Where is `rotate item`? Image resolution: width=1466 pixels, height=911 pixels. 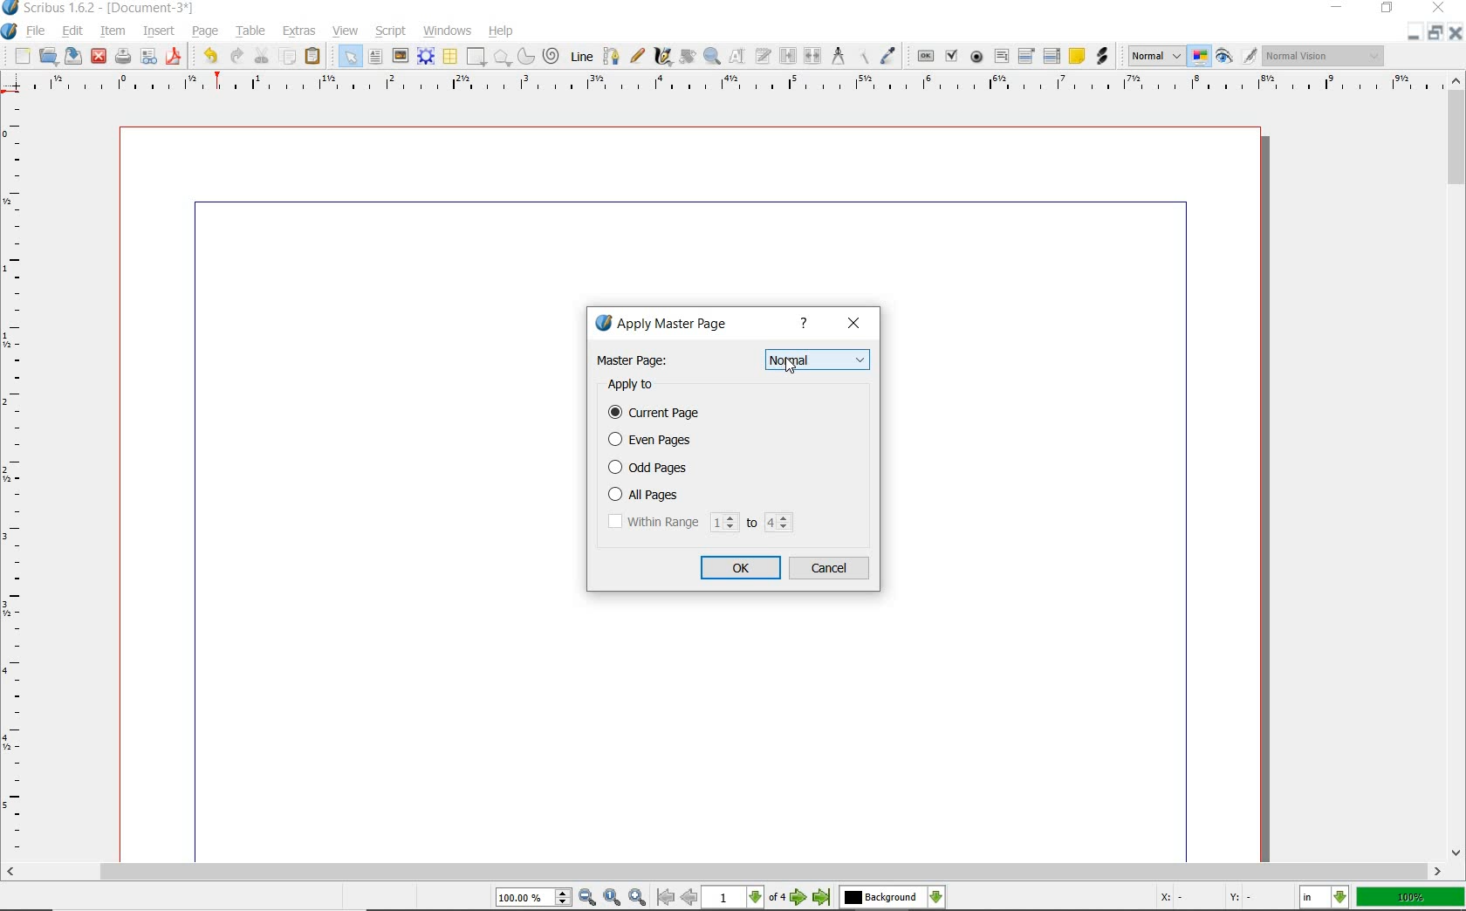 rotate item is located at coordinates (686, 56).